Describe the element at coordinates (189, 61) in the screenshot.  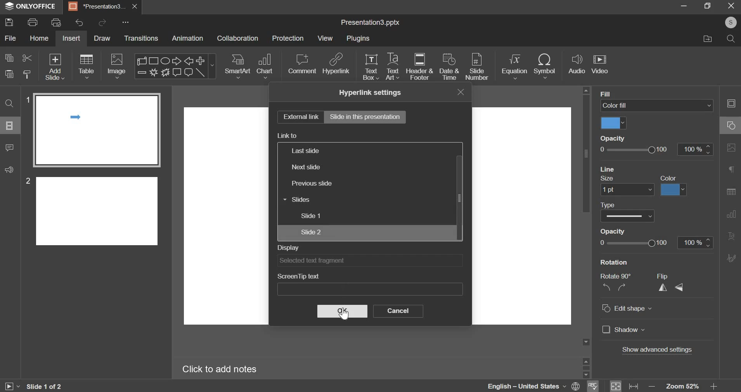
I see `left arrow` at that location.